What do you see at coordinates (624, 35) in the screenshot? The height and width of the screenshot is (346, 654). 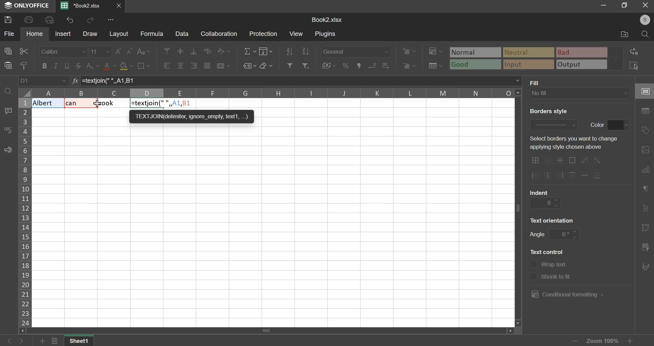 I see `file location` at bounding box center [624, 35].